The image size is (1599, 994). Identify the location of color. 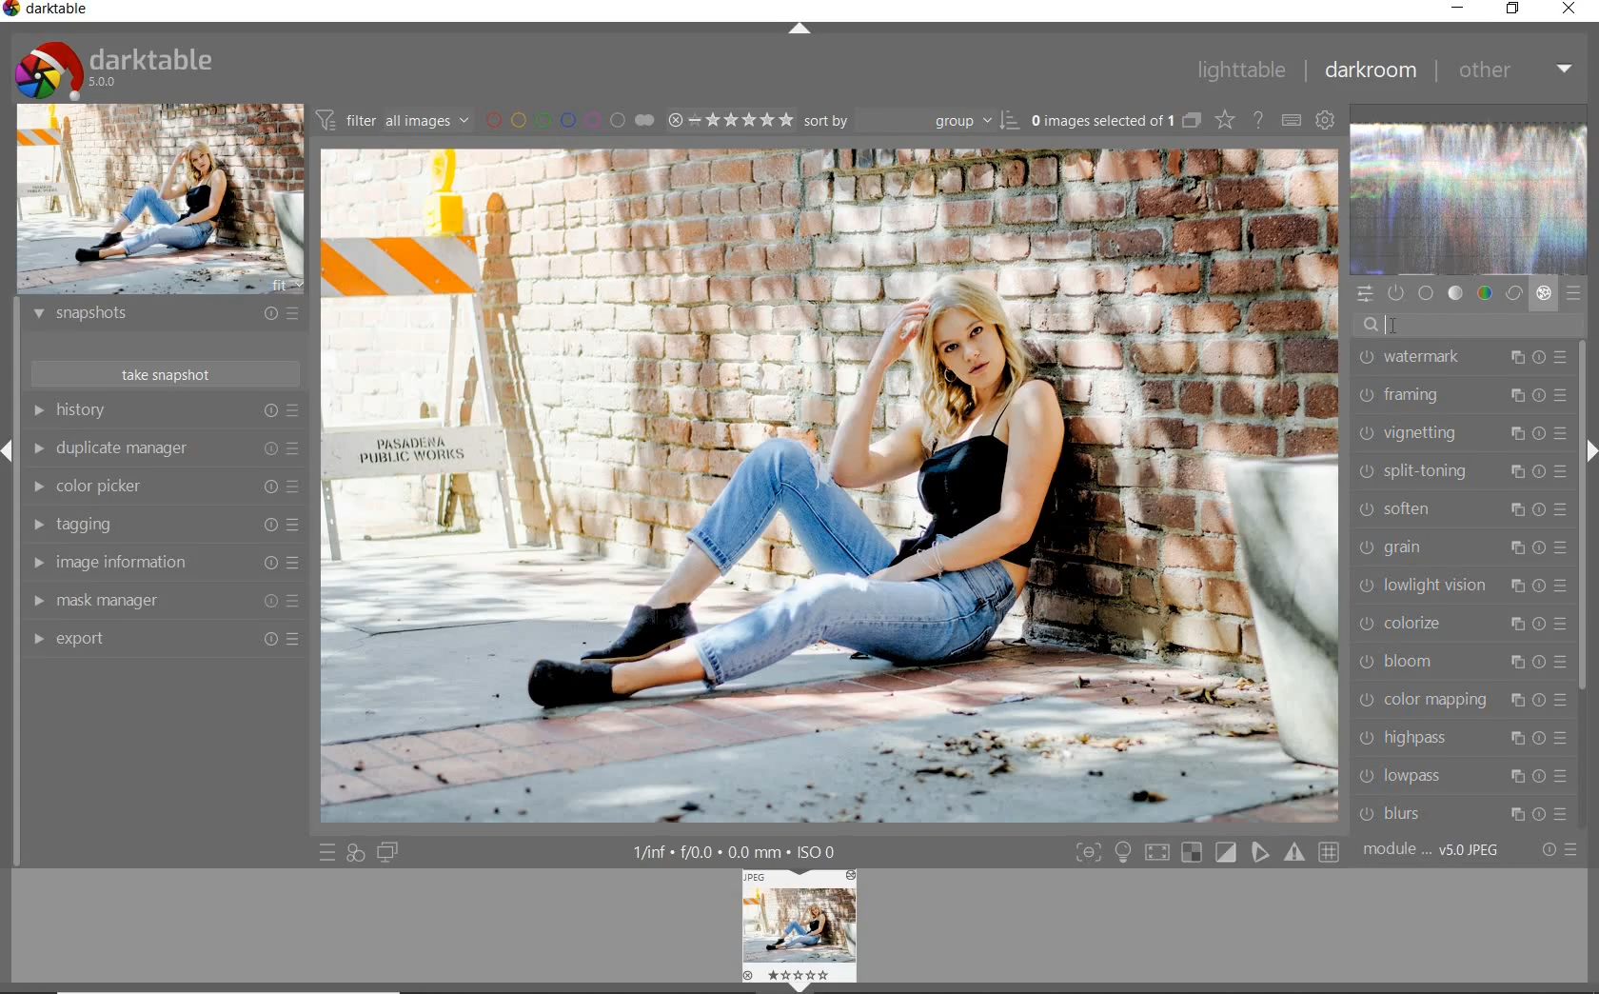
(1483, 294).